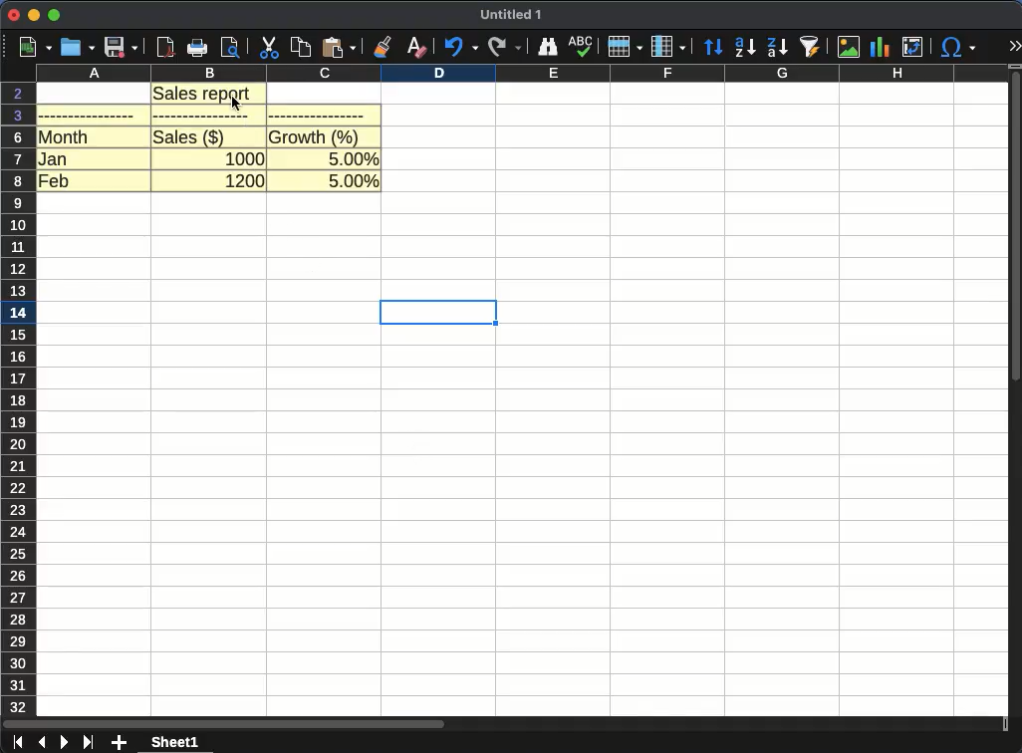 This screenshot has height=753, width=1022. Describe the element at coordinates (33, 16) in the screenshot. I see `minimize` at that location.